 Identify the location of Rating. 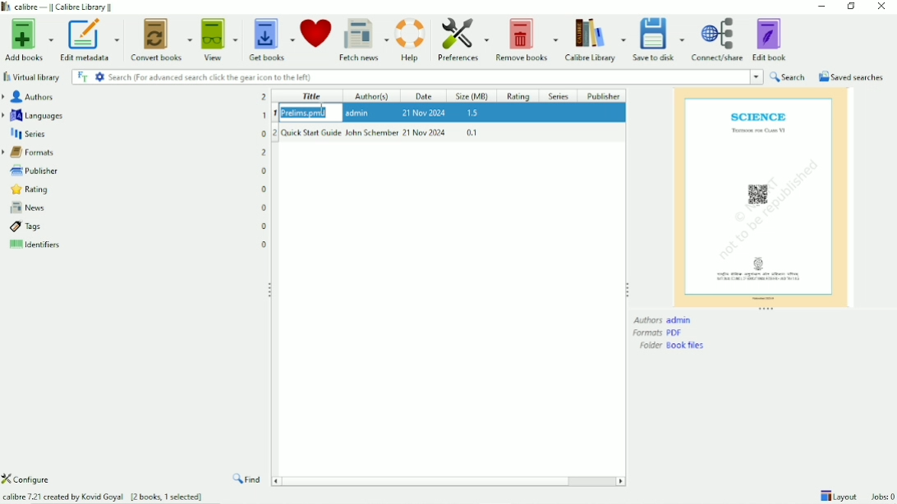
(521, 95).